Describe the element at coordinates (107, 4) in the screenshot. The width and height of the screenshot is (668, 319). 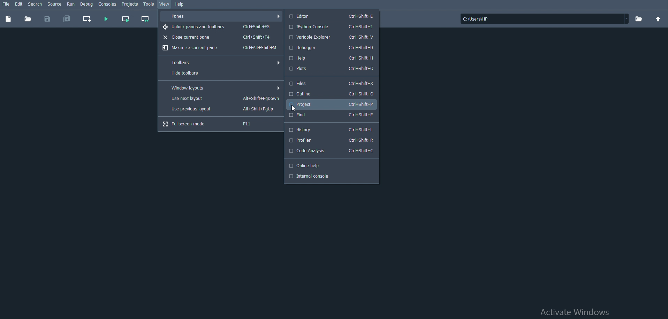
I see `Consoles` at that location.